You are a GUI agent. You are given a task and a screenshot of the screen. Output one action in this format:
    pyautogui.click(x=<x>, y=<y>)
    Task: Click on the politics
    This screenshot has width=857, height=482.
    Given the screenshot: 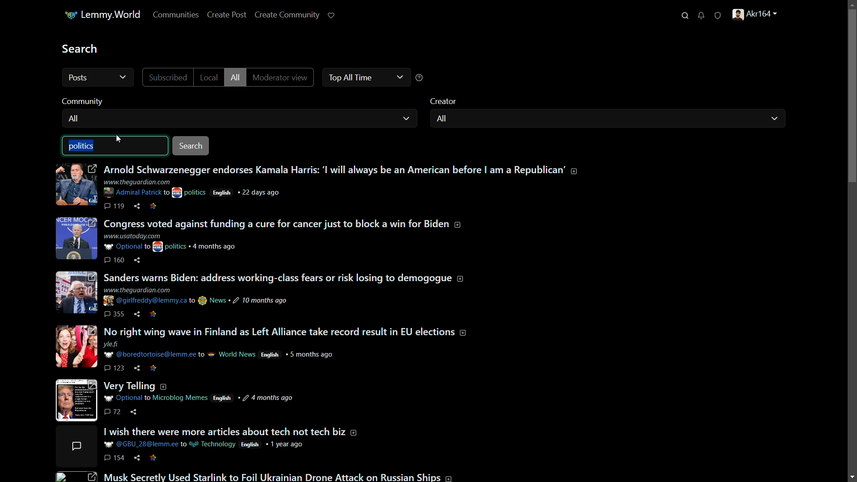 What is the action you would take?
    pyautogui.click(x=82, y=145)
    